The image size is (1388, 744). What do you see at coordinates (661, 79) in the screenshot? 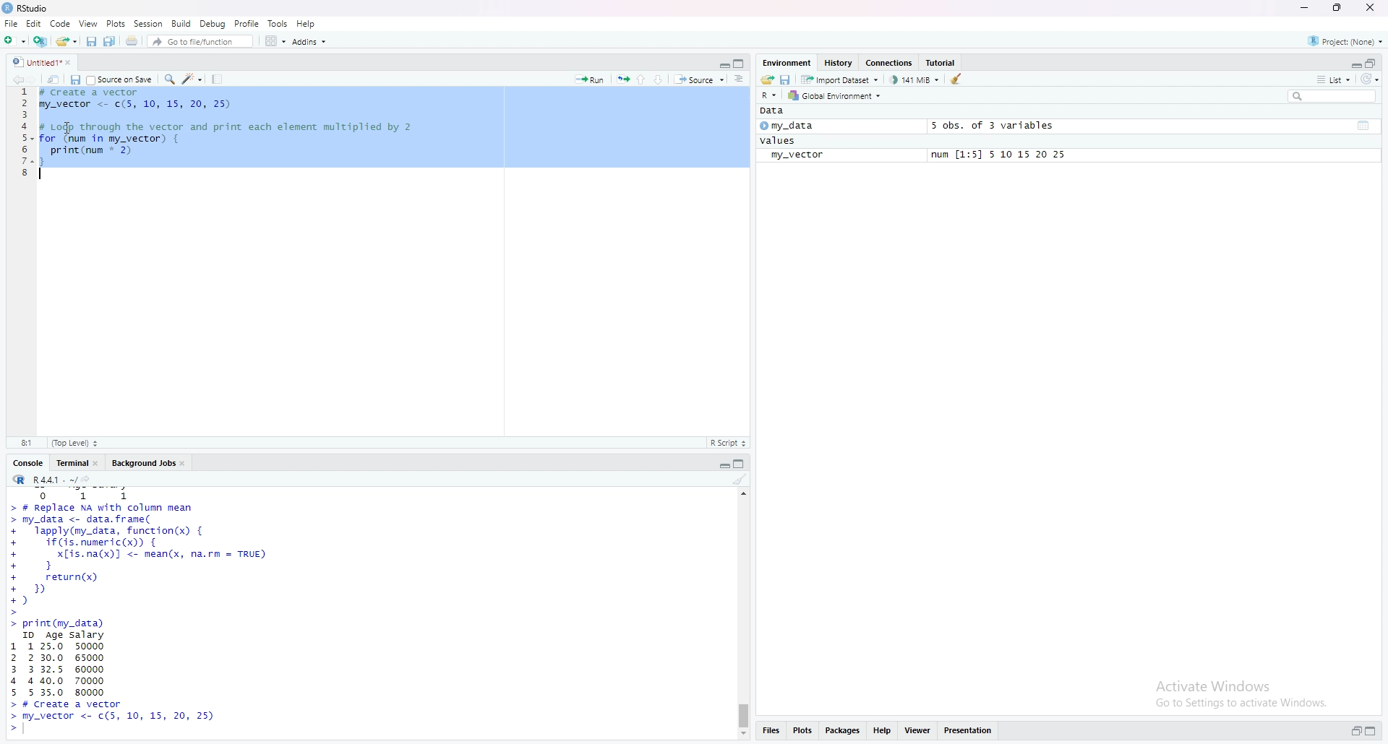
I see `go to next section` at bounding box center [661, 79].